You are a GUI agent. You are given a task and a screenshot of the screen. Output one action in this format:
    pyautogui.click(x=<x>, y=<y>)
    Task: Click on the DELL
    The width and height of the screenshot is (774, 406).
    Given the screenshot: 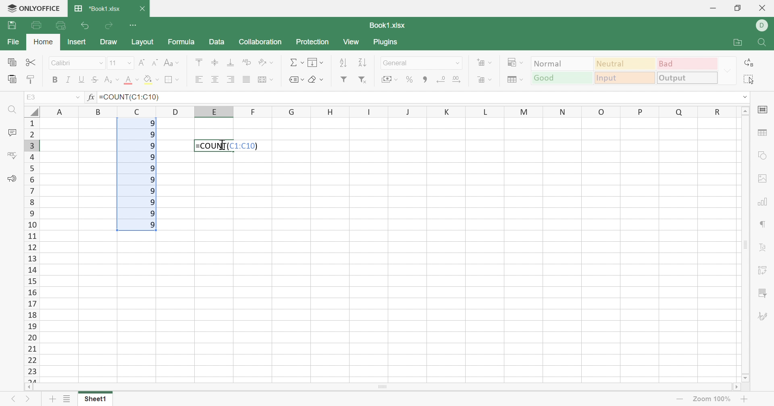 What is the action you would take?
    pyautogui.click(x=764, y=25)
    